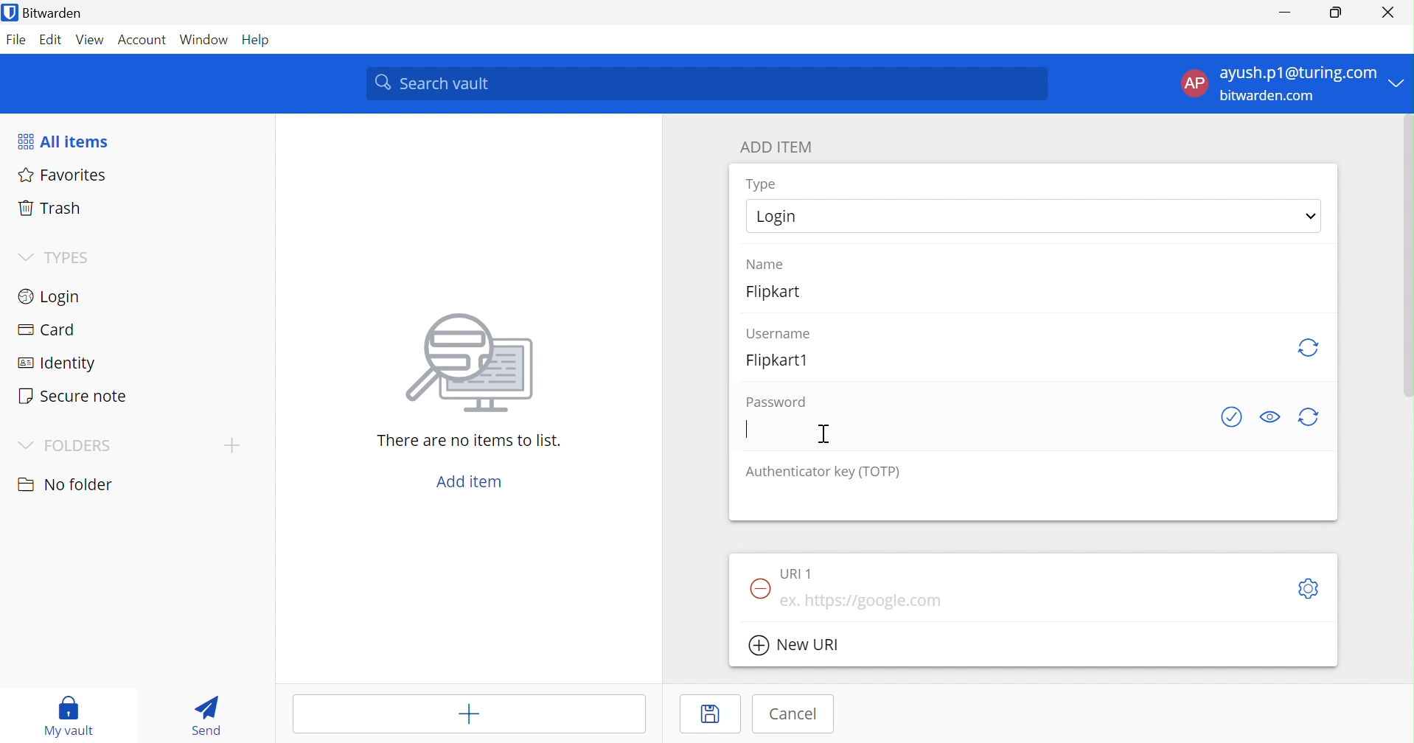 The height and width of the screenshot is (743, 1414). What do you see at coordinates (72, 715) in the screenshot?
I see `My vault` at bounding box center [72, 715].